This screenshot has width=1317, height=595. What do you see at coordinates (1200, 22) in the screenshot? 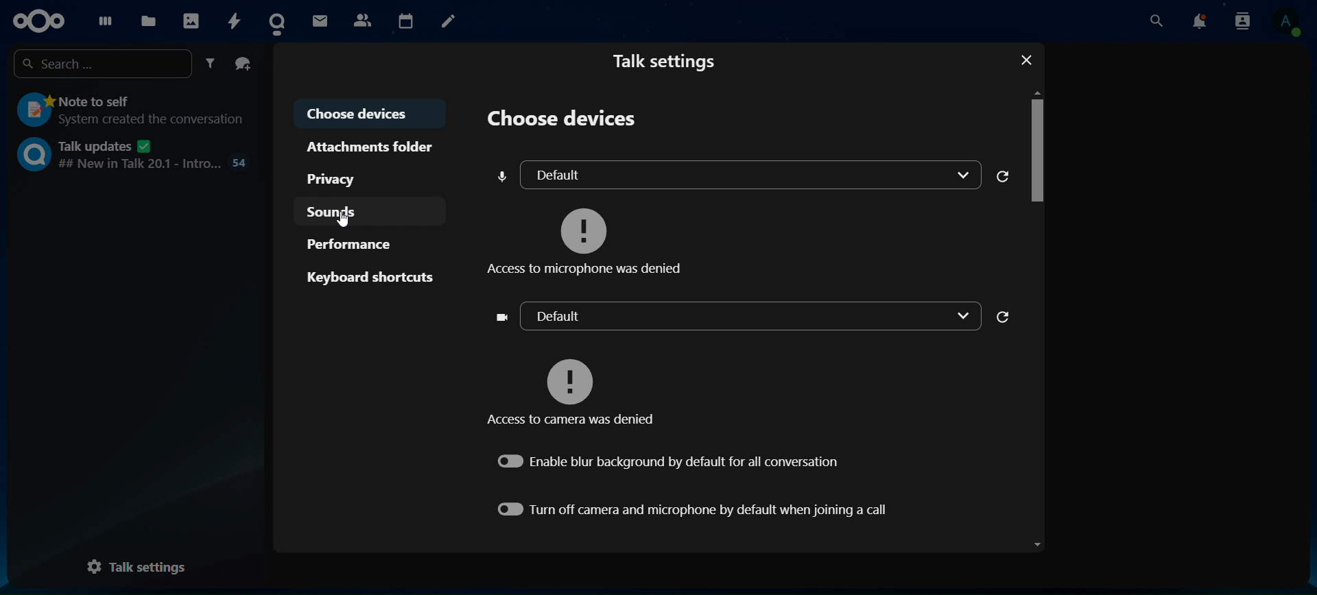
I see `notifications` at bounding box center [1200, 22].